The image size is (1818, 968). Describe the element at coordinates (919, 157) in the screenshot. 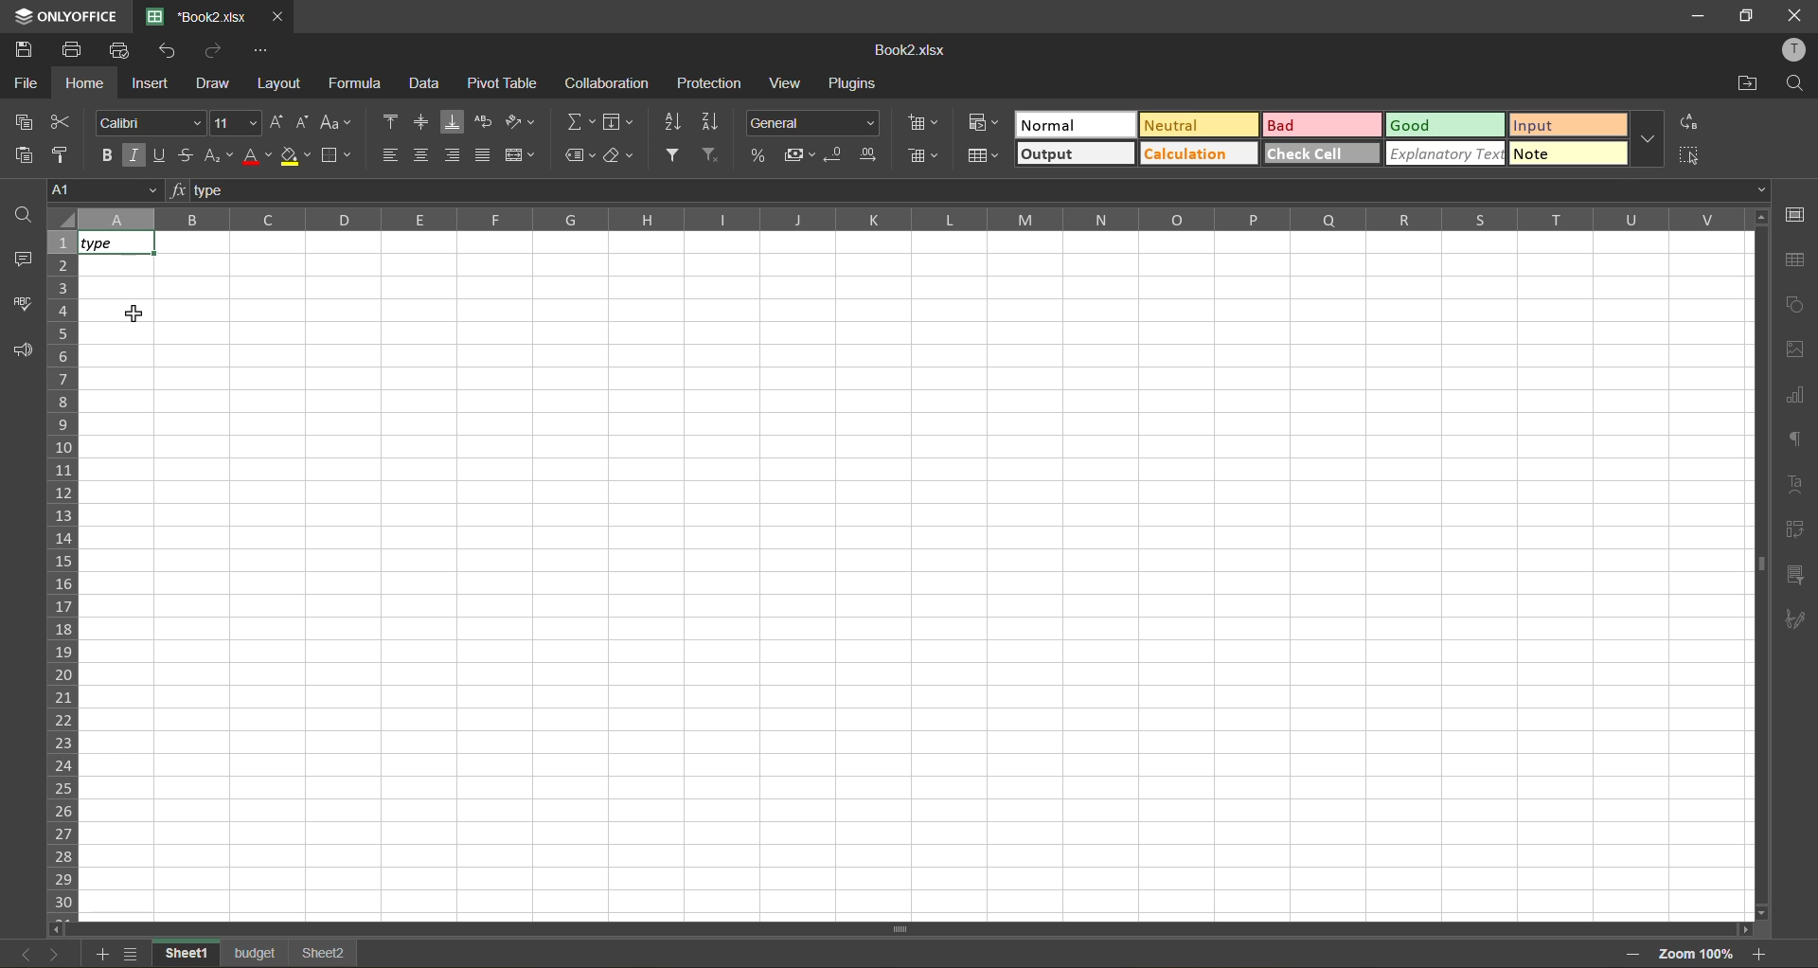

I see `delete cells` at that location.